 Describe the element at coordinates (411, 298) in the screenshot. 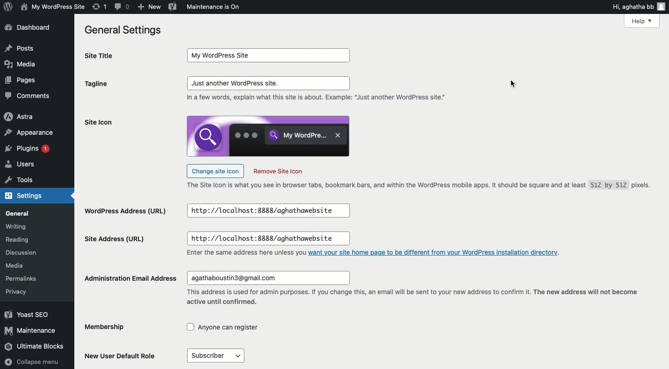

I see `text` at that location.